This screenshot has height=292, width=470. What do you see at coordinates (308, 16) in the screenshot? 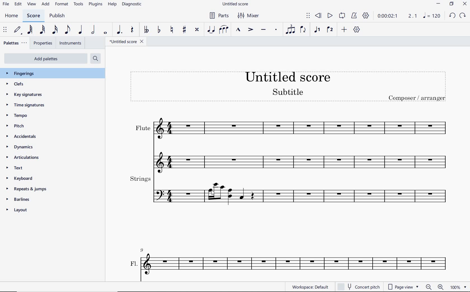
I see `select to move` at bounding box center [308, 16].